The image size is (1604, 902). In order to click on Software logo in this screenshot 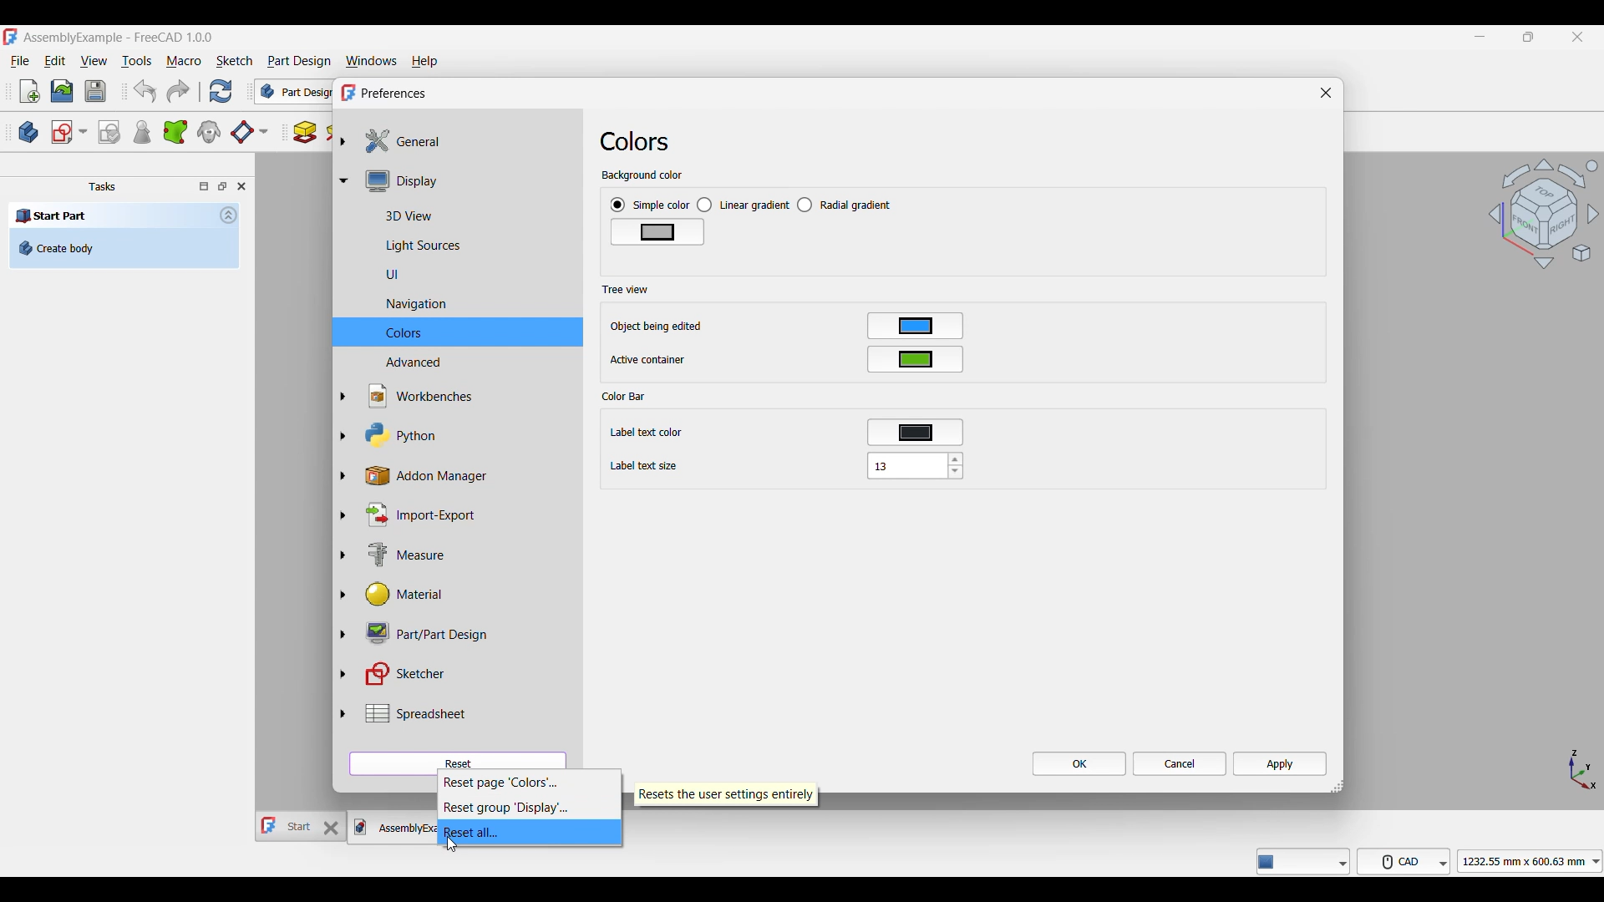, I will do `click(10, 36)`.